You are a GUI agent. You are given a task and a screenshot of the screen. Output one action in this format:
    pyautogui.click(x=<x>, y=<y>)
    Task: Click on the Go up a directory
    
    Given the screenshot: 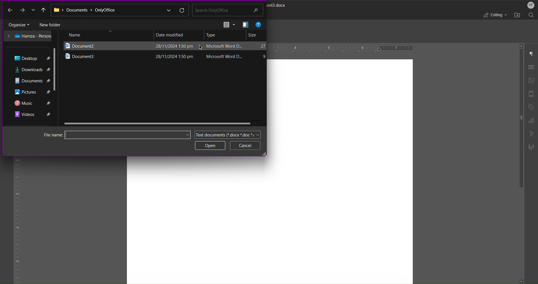 What is the action you would take?
    pyautogui.click(x=43, y=10)
    